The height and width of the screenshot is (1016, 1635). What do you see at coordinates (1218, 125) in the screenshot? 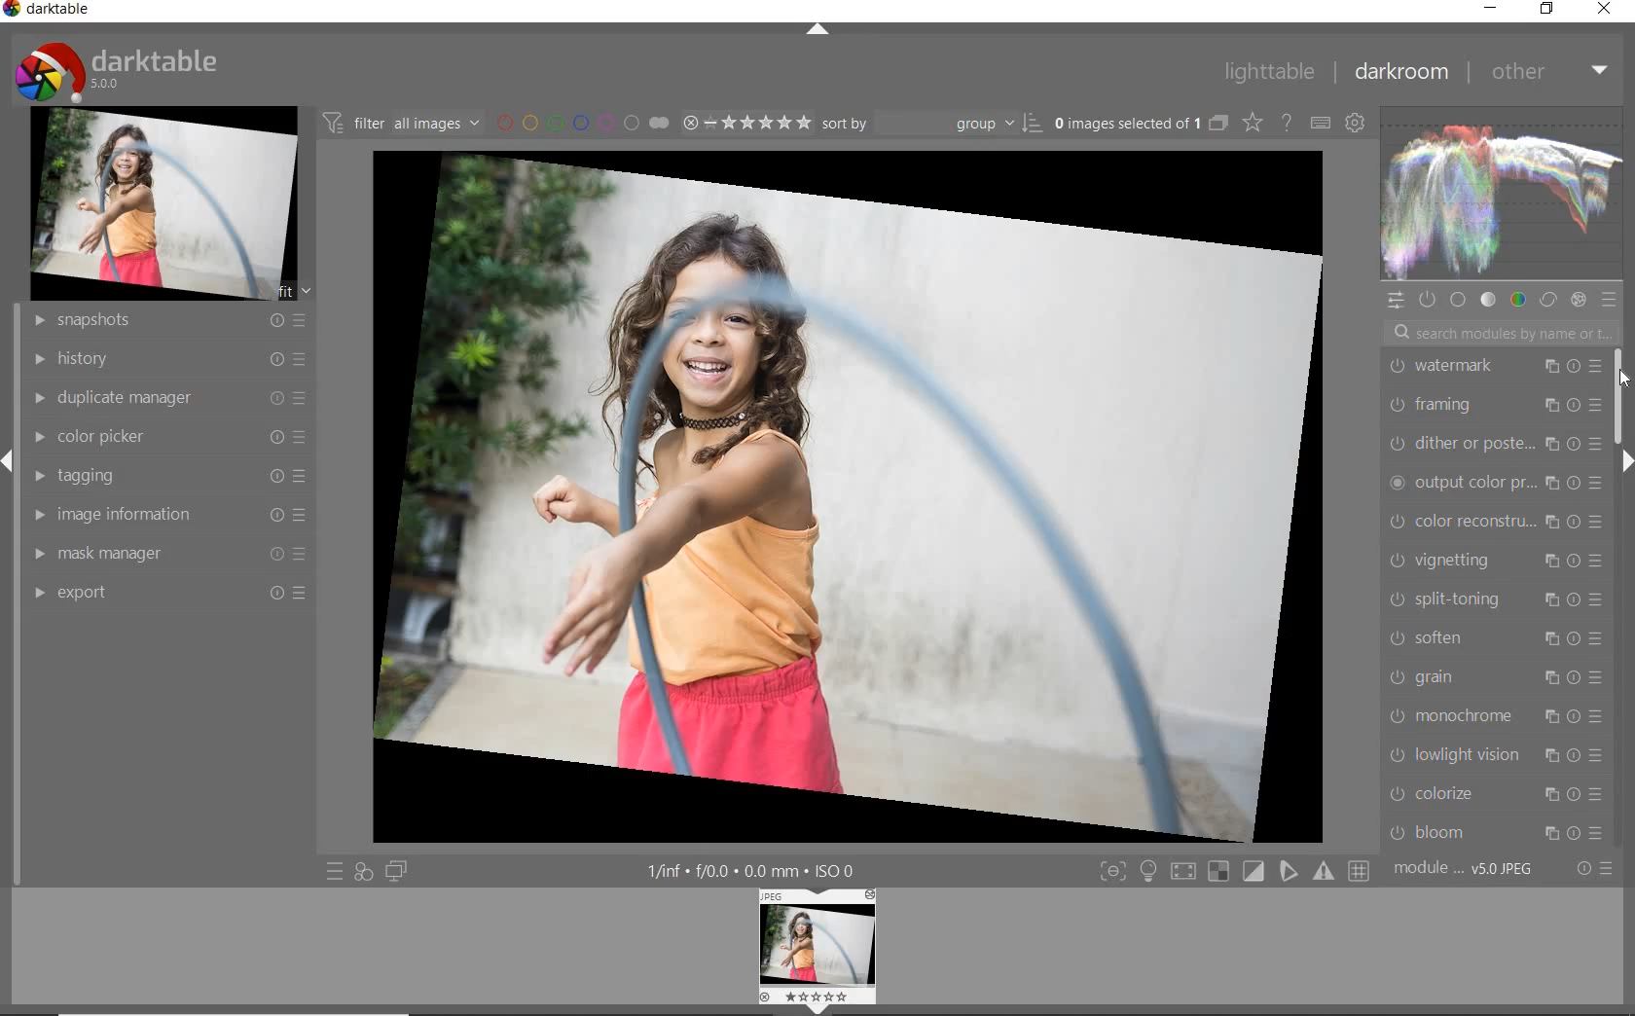
I see `collapse grouped images` at bounding box center [1218, 125].